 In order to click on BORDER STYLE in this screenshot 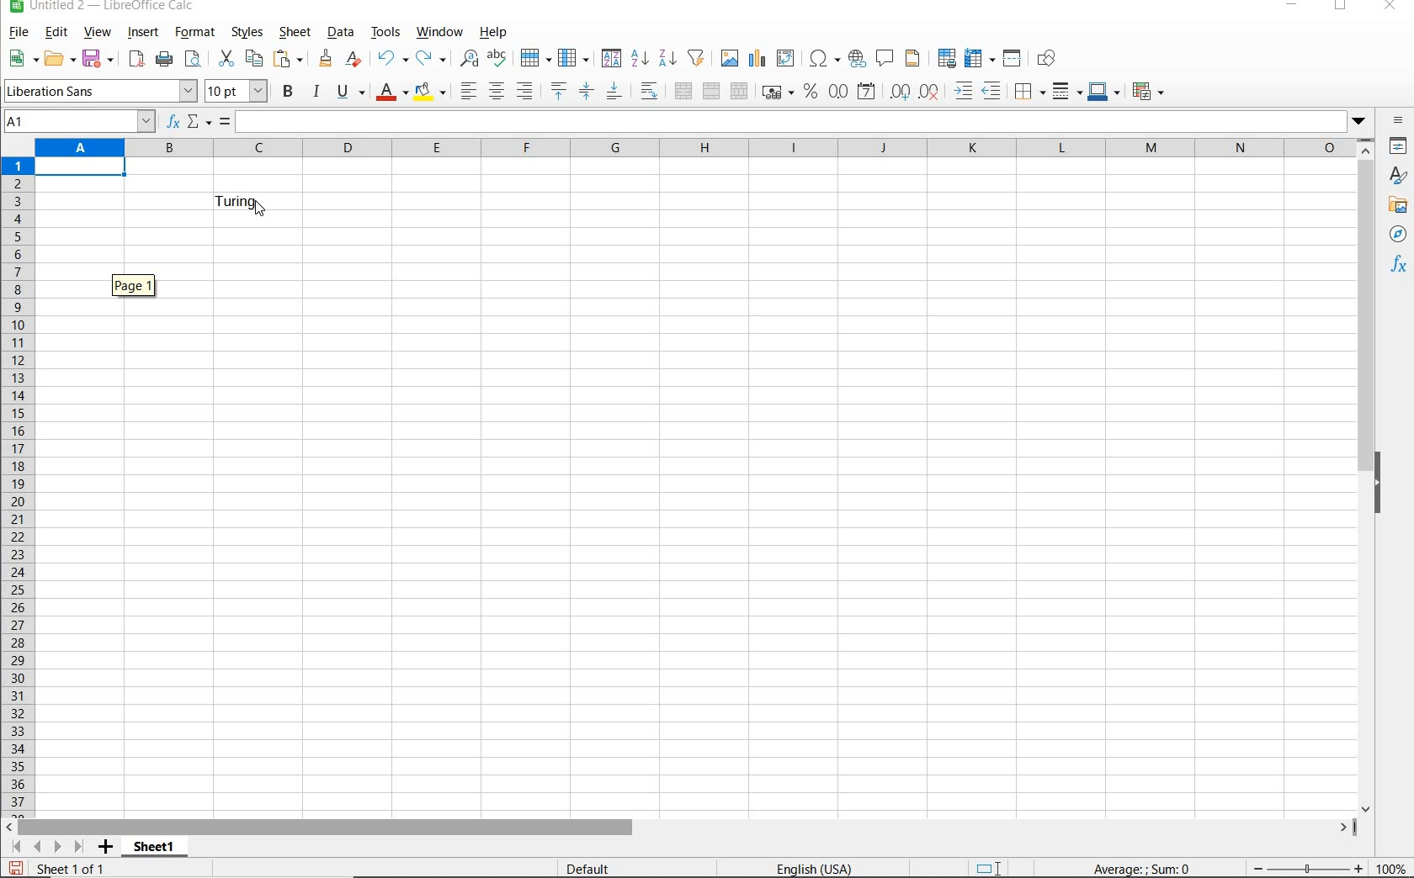, I will do `click(1064, 92)`.